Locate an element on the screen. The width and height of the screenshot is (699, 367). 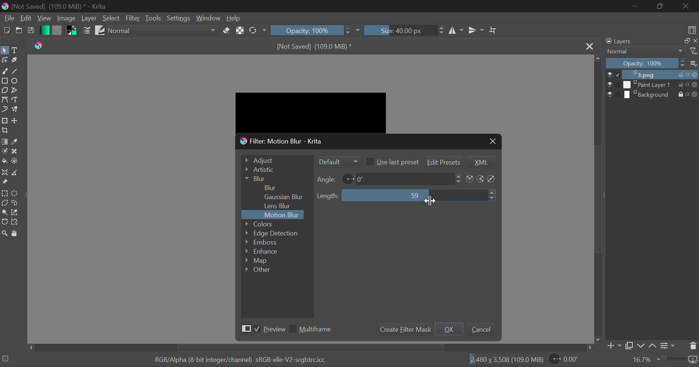
Text is located at coordinates (16, 49).